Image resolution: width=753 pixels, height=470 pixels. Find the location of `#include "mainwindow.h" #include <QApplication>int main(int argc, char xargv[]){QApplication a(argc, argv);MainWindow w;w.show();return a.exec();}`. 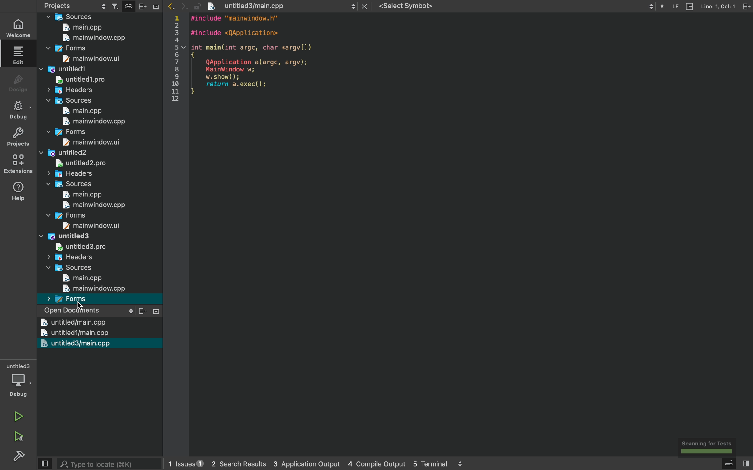

#include "mainwindow.h" #include <QApplication>int main(int argc, char xargv[]){QApplication a(argc, argv);MainWindow w;w.show();return a.exec();} is located at coordinates (266, 58).